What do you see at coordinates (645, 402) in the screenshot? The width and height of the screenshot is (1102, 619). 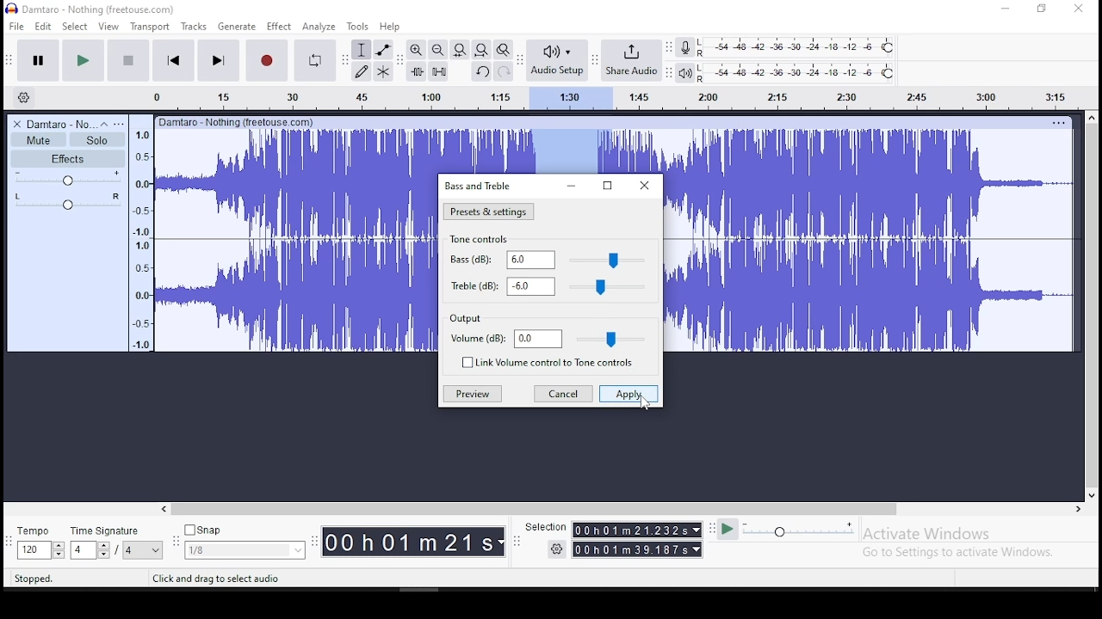 I see `Cursor` at bounding box center [645, 402].